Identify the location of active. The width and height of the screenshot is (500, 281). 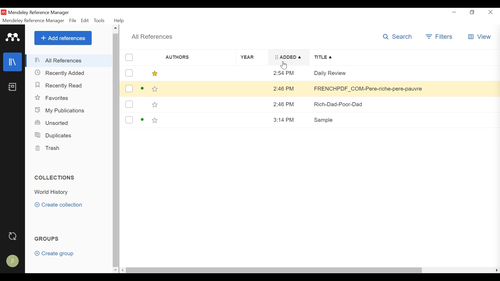
(142, 88).